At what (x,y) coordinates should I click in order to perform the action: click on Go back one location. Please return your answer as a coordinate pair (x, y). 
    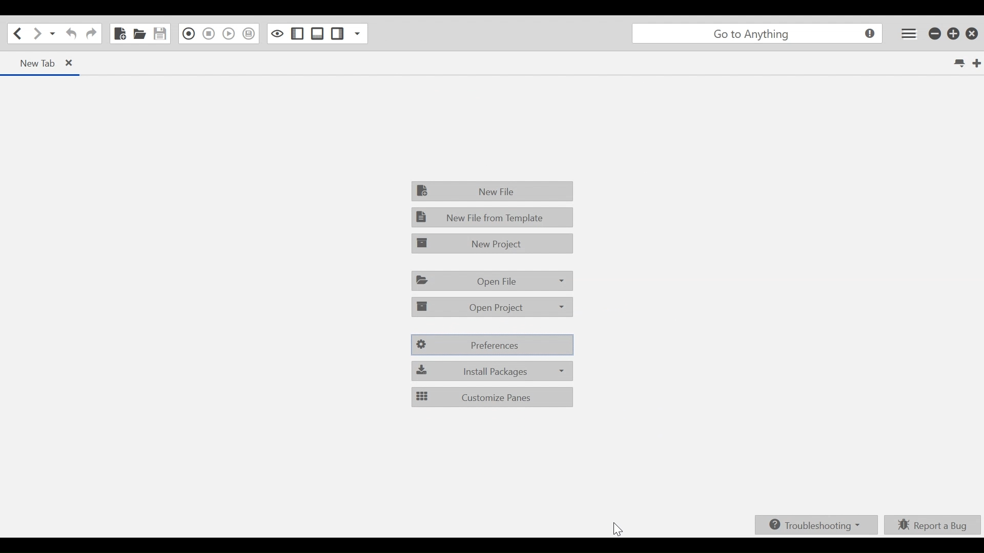
    Looking at the image, I should click on (17, 33).